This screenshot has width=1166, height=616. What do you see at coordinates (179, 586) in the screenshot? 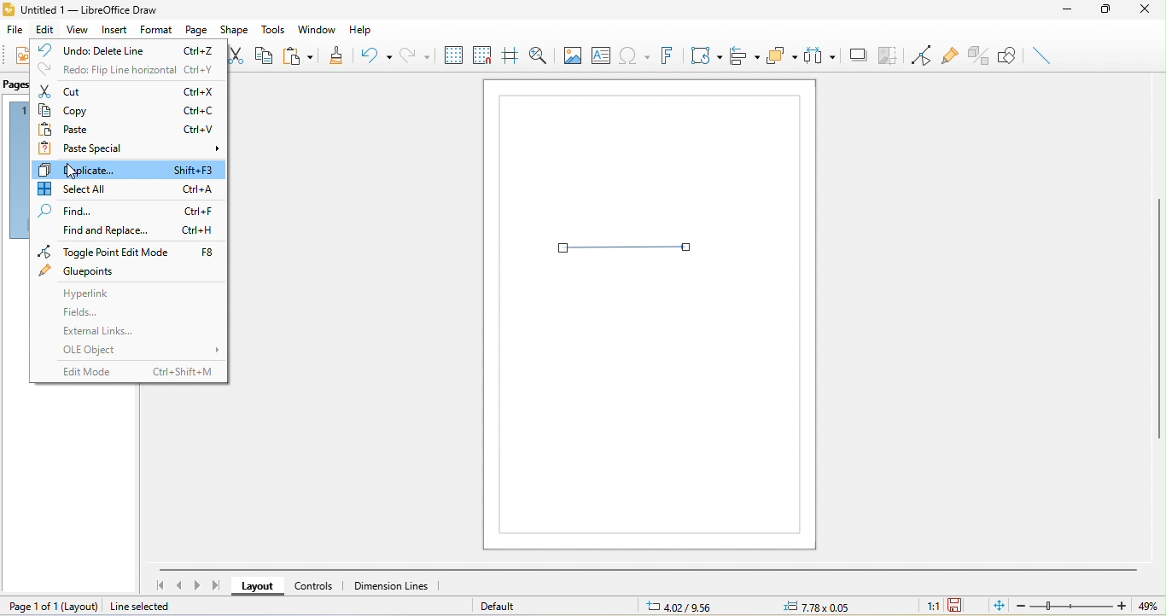
I see `previous page` at bounding box center [179, 586].